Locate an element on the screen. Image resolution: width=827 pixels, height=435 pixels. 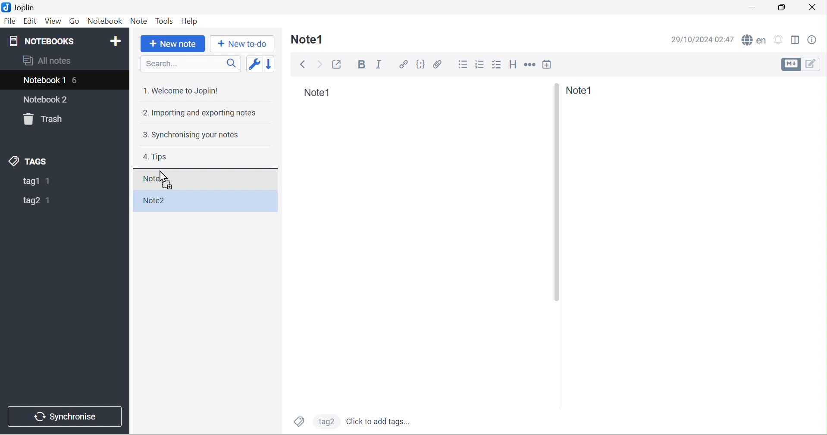
Checkbox is located at coordinates (496, 65).